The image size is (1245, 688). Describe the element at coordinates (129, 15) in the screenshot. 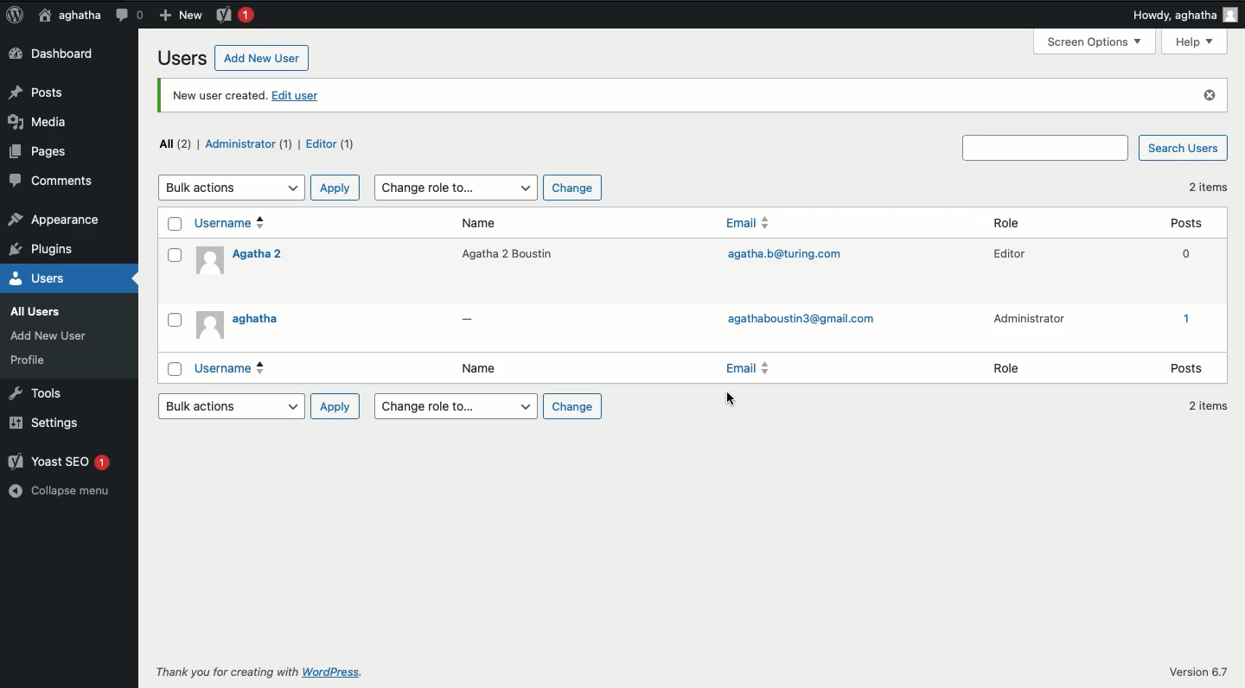

I see `Comment` at that location.